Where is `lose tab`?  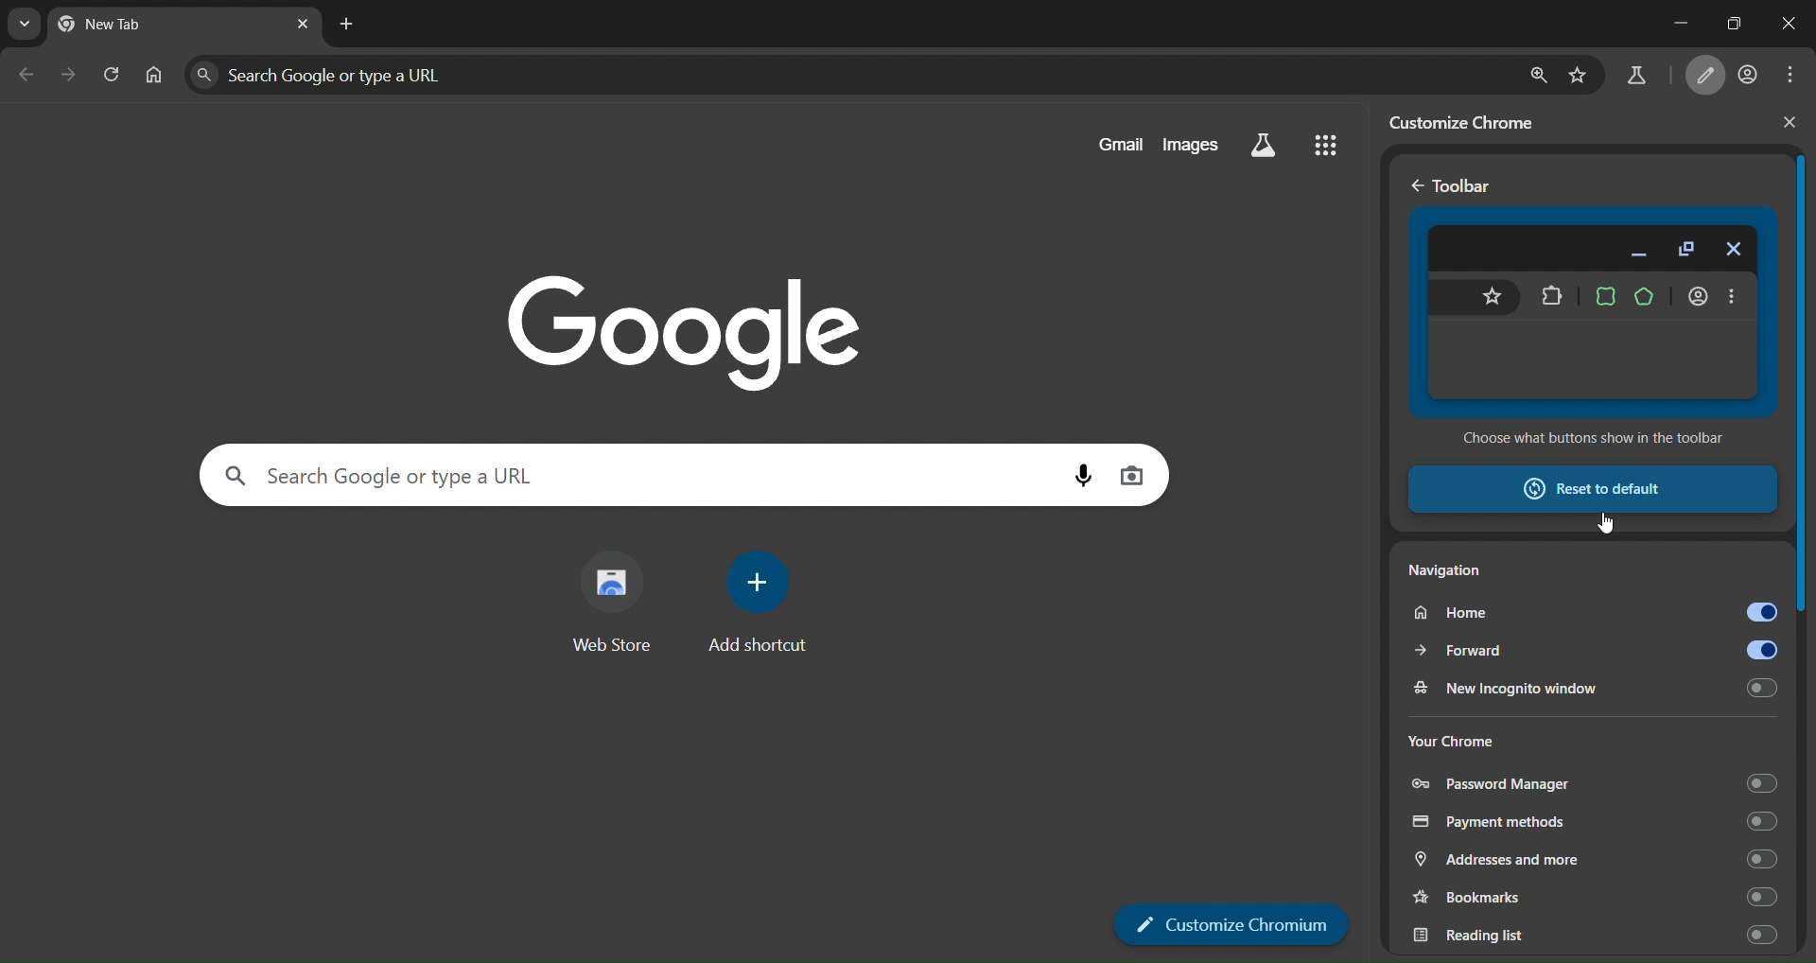 lose tab is located at coordinates (300, 25).